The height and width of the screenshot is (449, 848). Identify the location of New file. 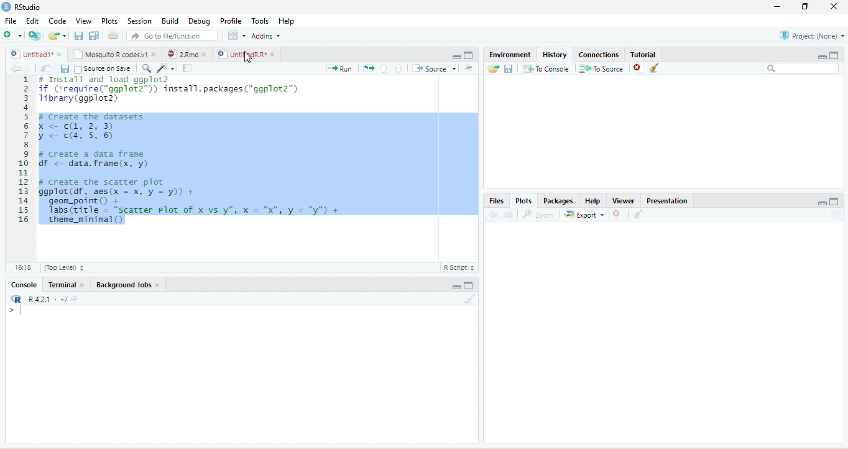
(13, 35).